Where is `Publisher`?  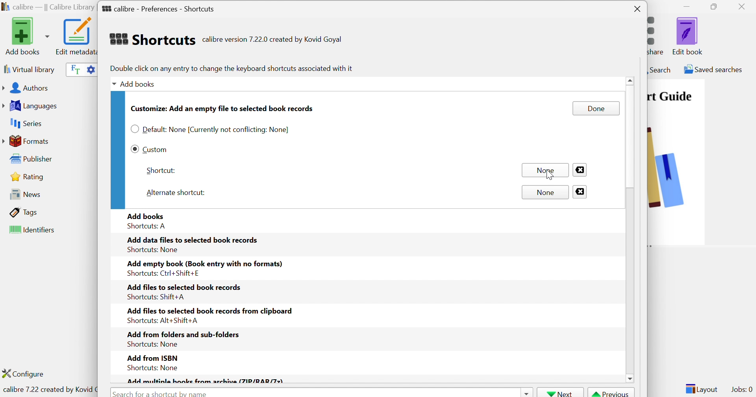
Publisher is located at coordinates (33, 159).